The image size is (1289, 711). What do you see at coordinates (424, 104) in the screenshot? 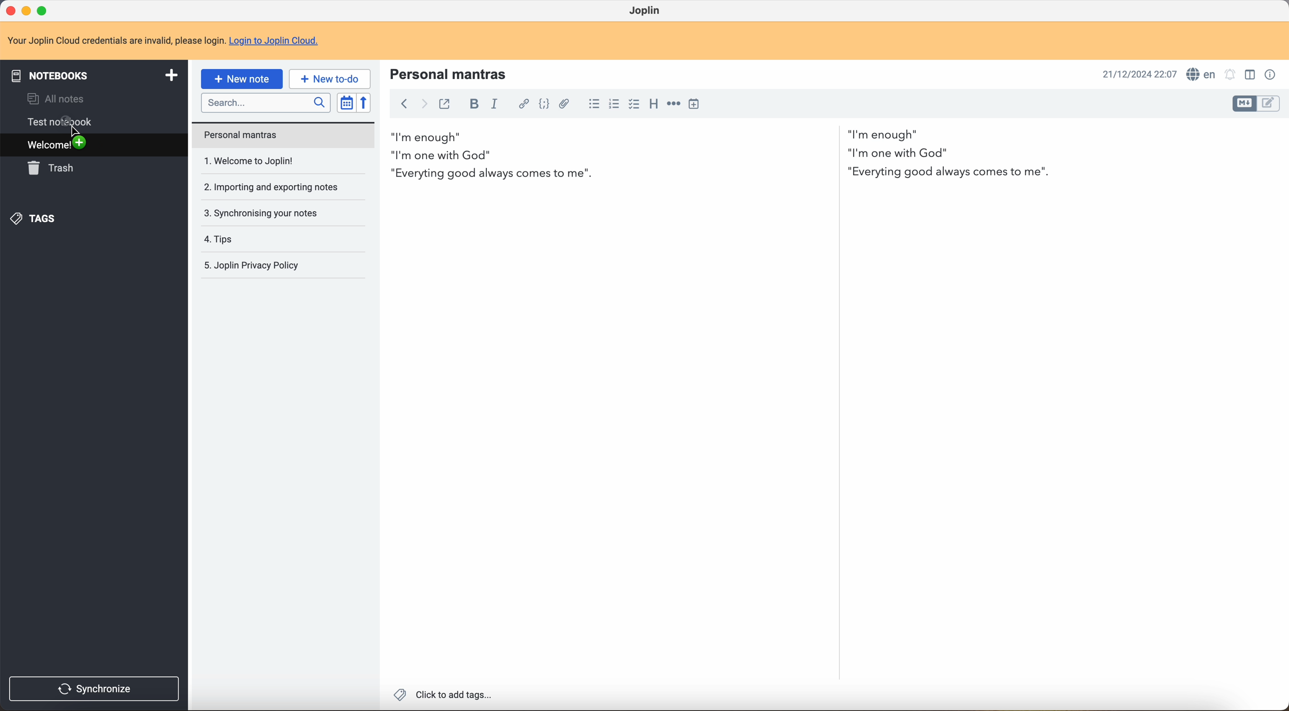
I see `foward` at bounding box center [424, 104].